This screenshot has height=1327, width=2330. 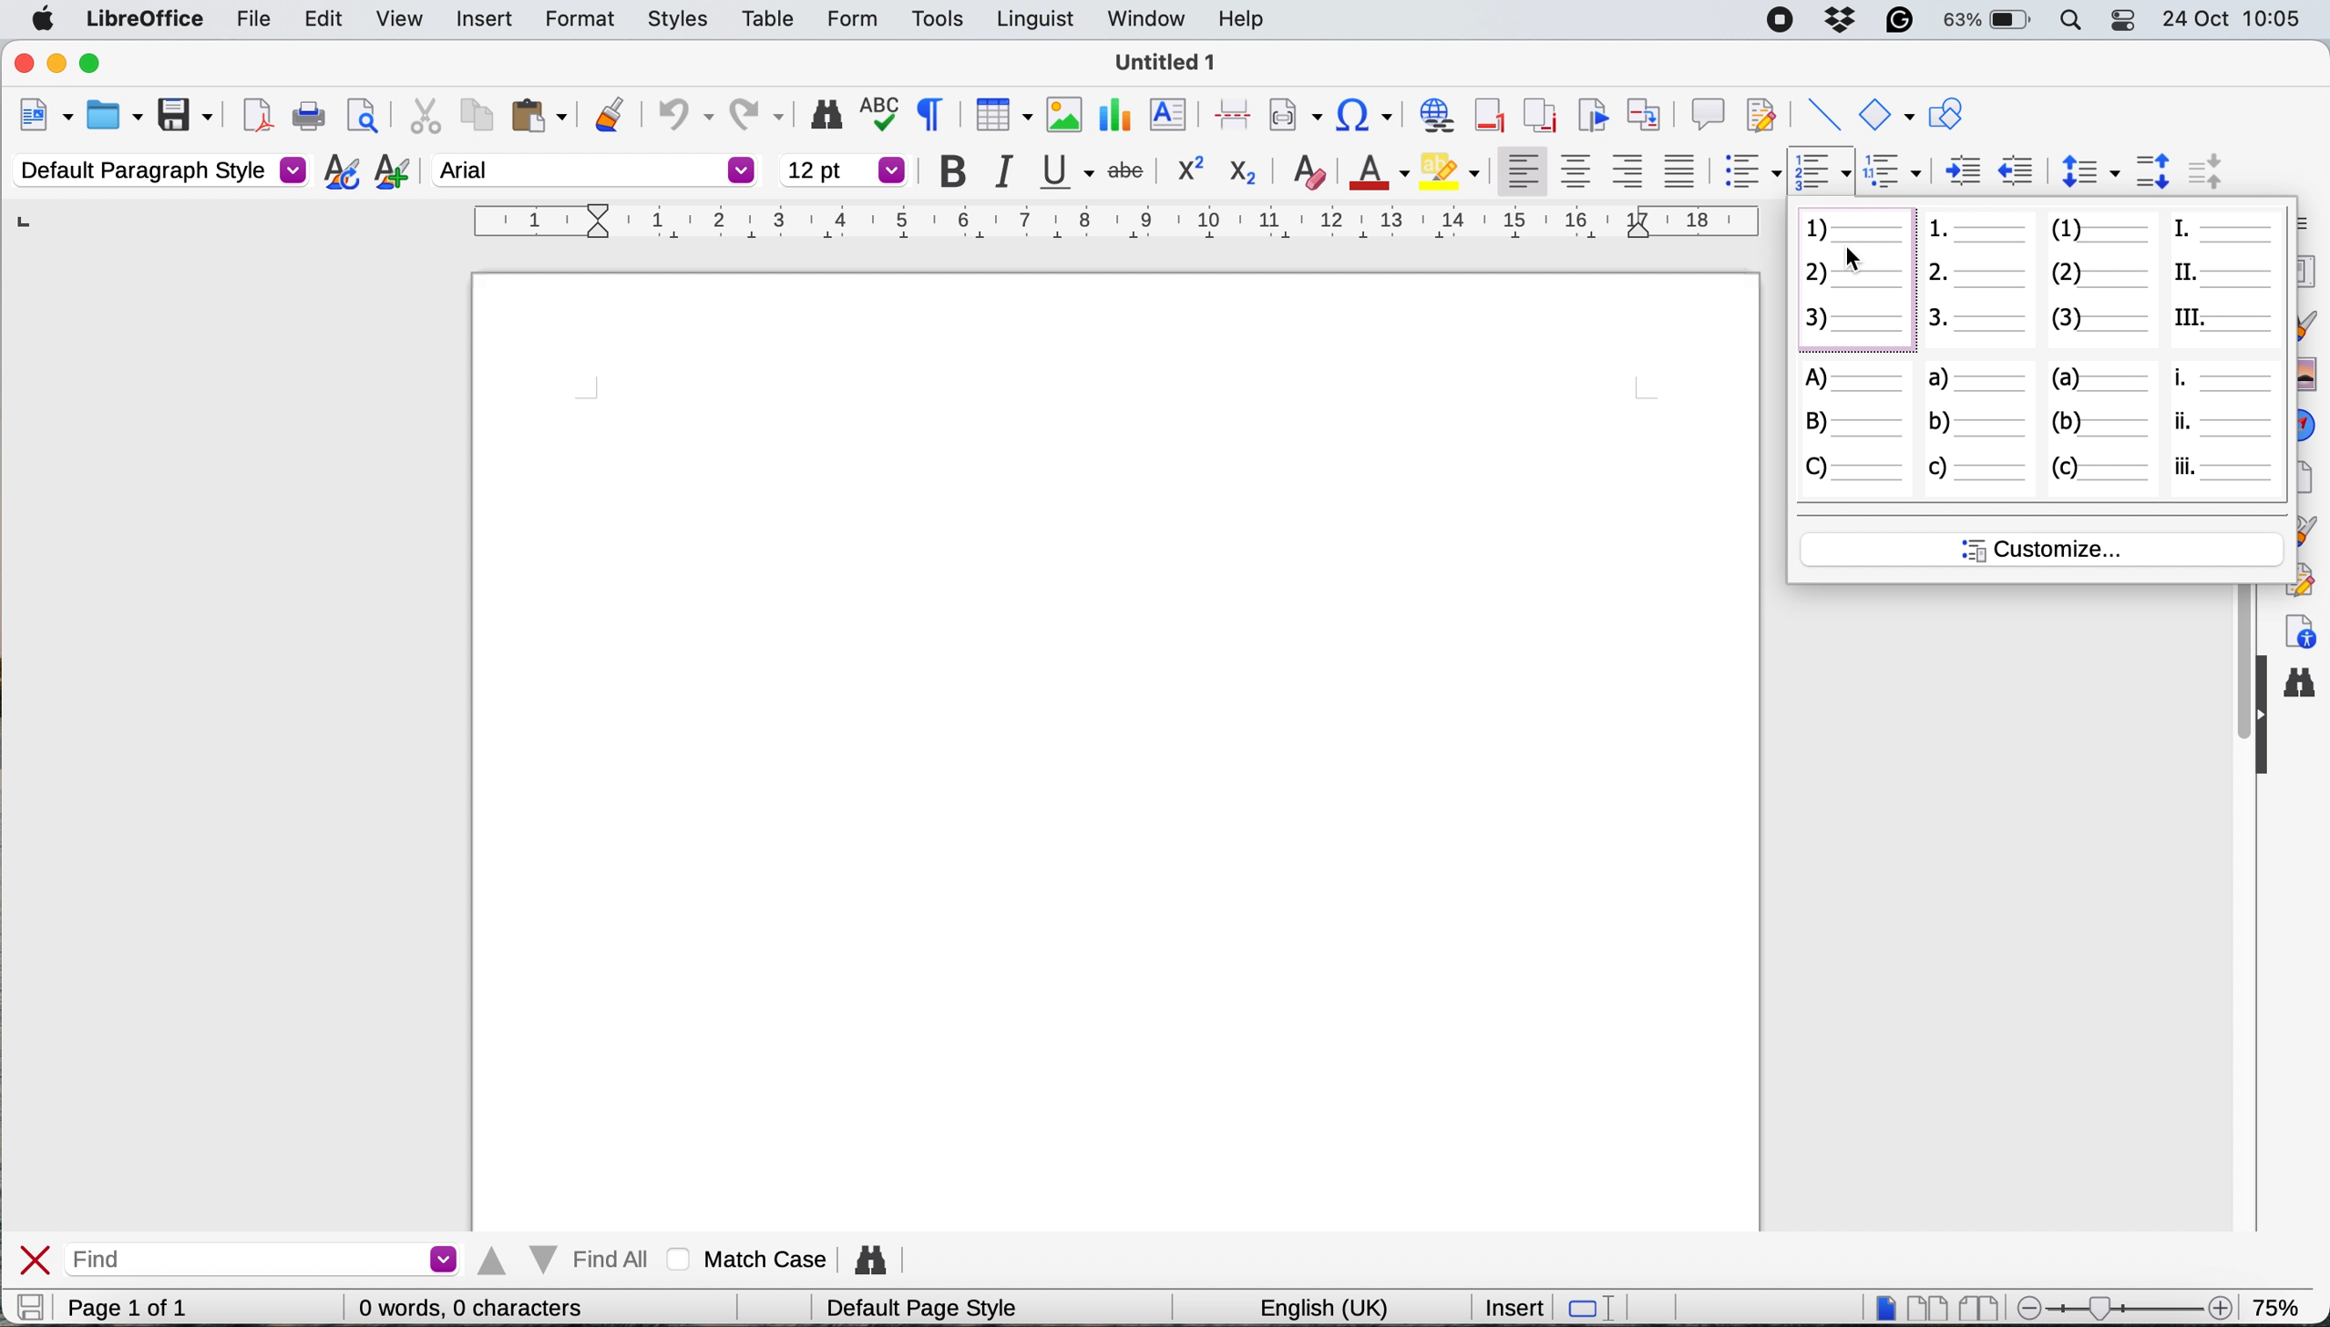 What do you see at coordinates (2086, 170) in the screenshot?
I see `set line spacing` at bounding box center [2086, 170].